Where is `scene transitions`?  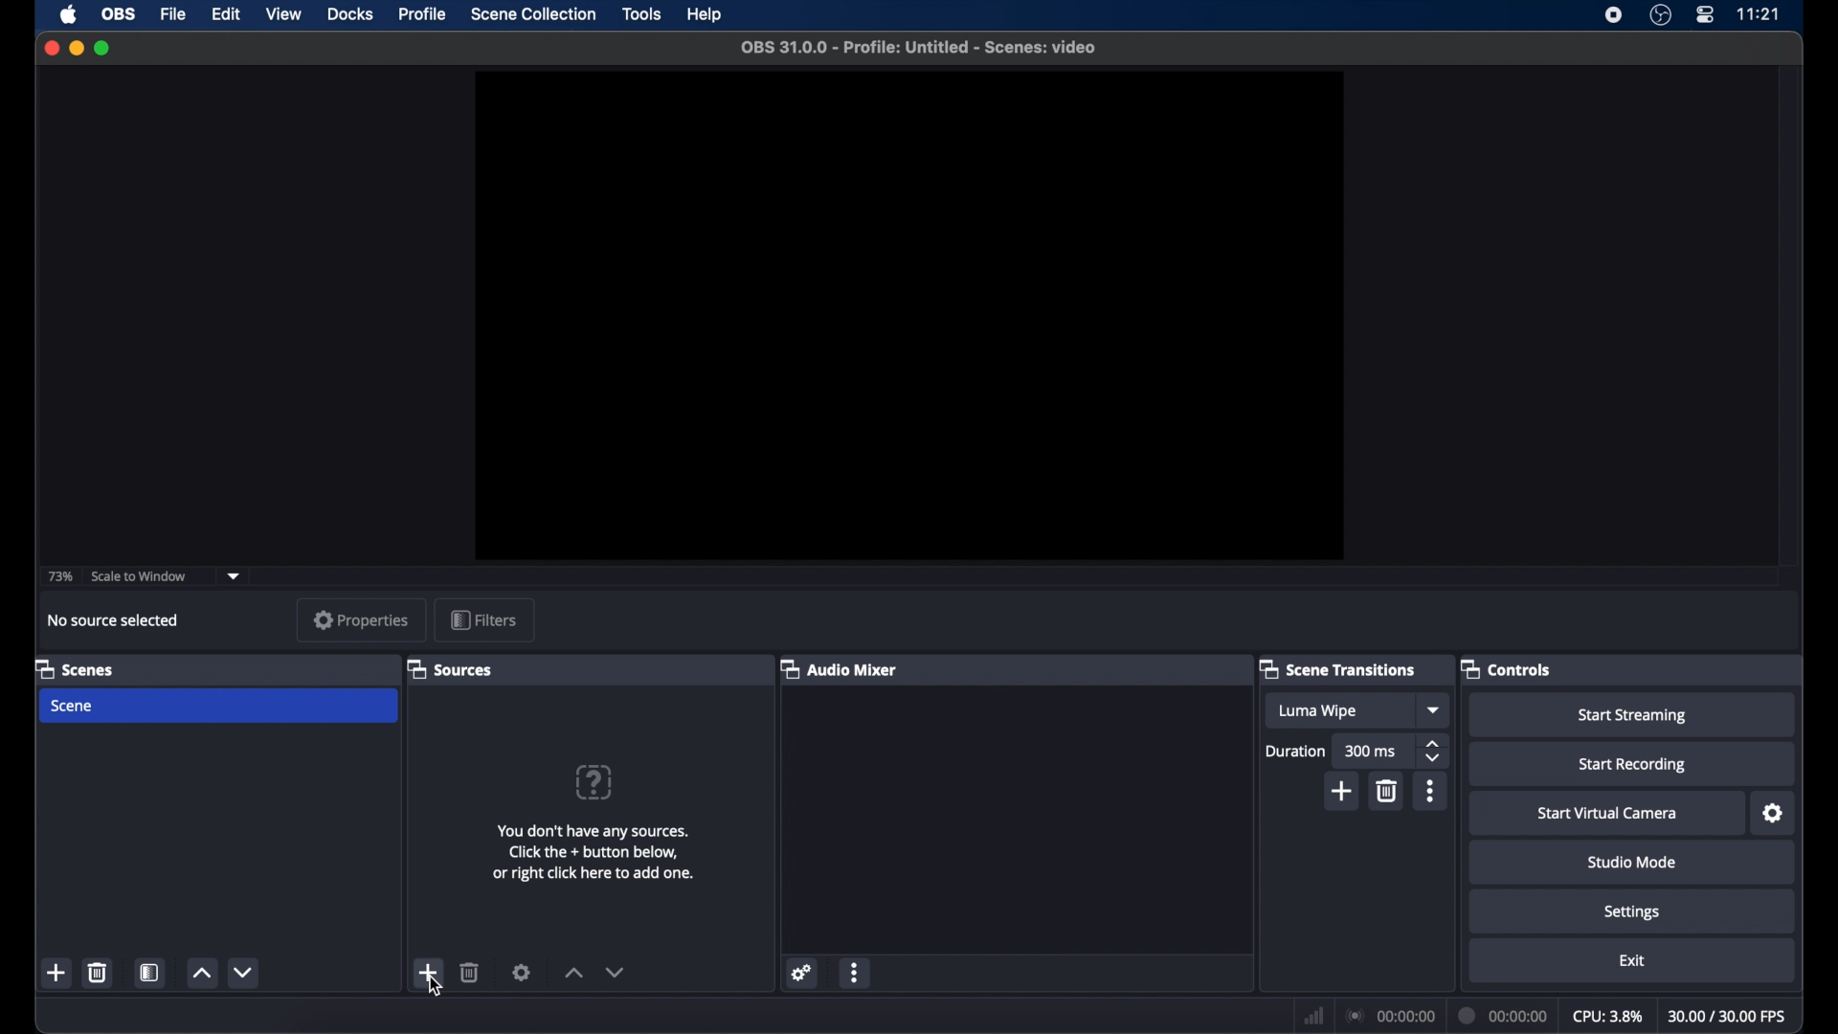 scene transitions is located at coordinates (1338, 668).